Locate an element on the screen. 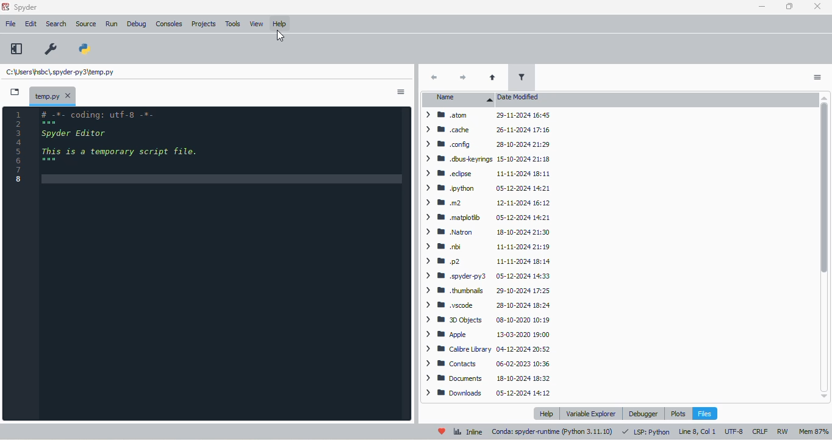 The height and width of the screenshot is (440, 832). vertical scroll bar is located at coordinates (825, 246).